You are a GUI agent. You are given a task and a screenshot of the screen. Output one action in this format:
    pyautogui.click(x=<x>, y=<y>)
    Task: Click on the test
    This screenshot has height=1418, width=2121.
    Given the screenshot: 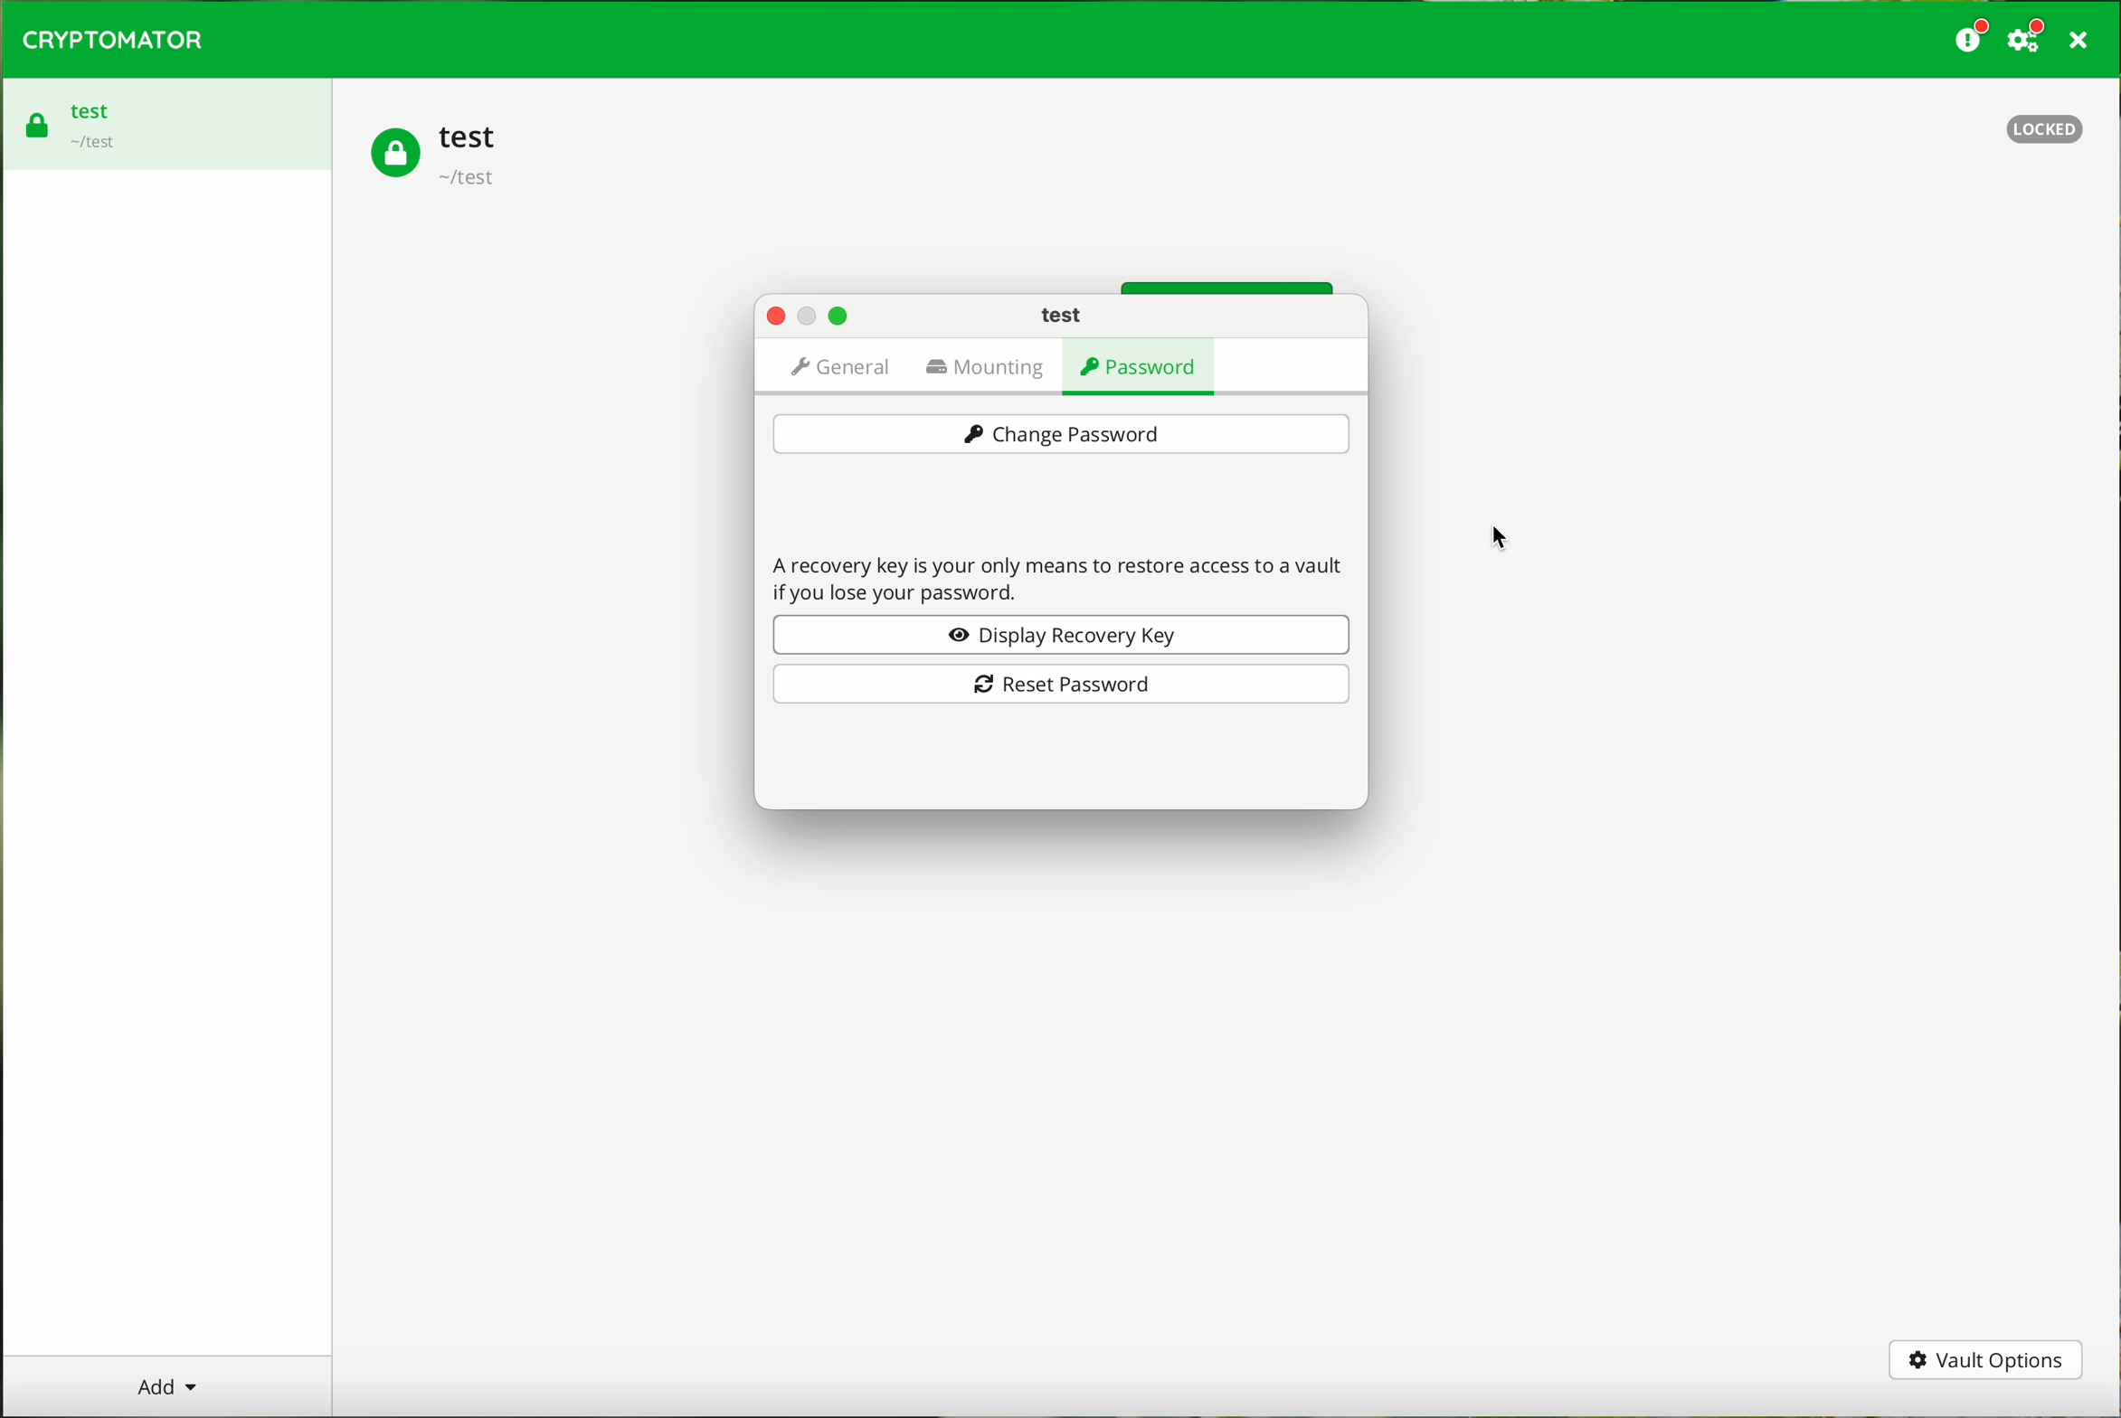 What is the action you would take?
    pyautogui.click(x=1063, y=316)
    